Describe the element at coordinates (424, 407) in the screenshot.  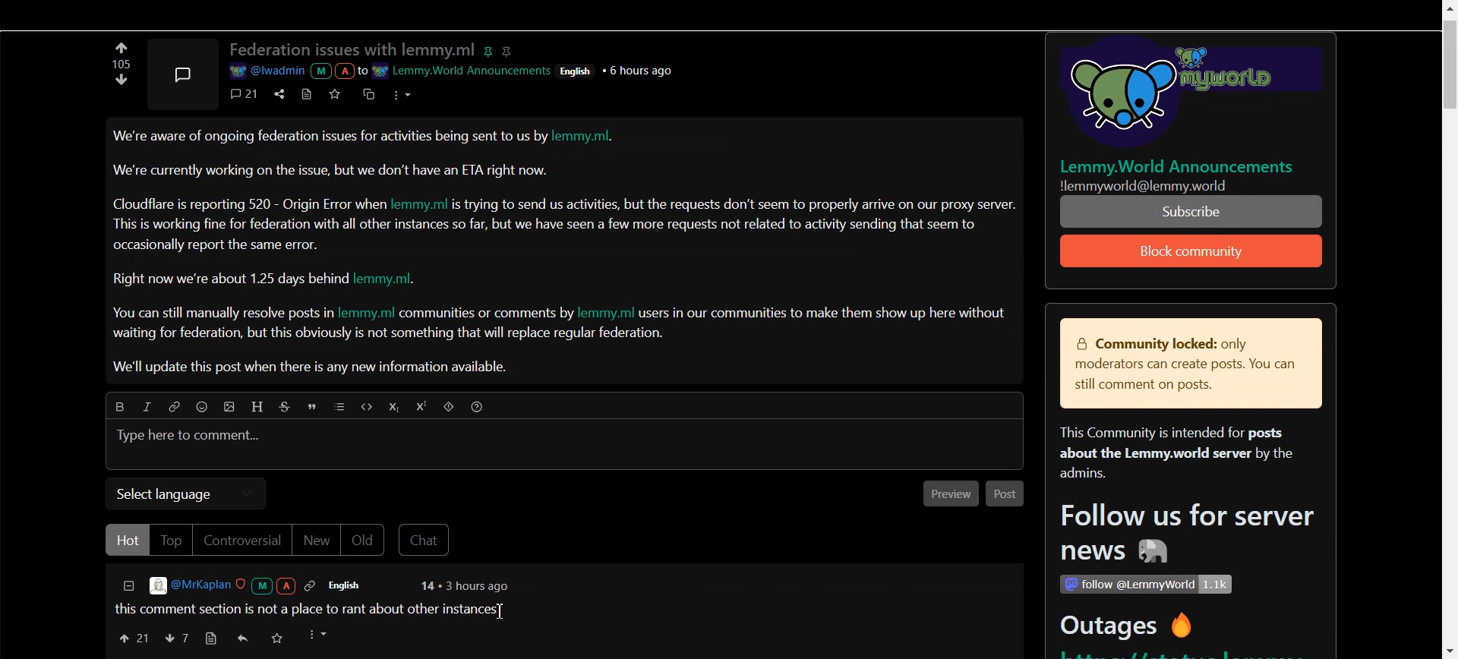
I see `Superscript` at that location.